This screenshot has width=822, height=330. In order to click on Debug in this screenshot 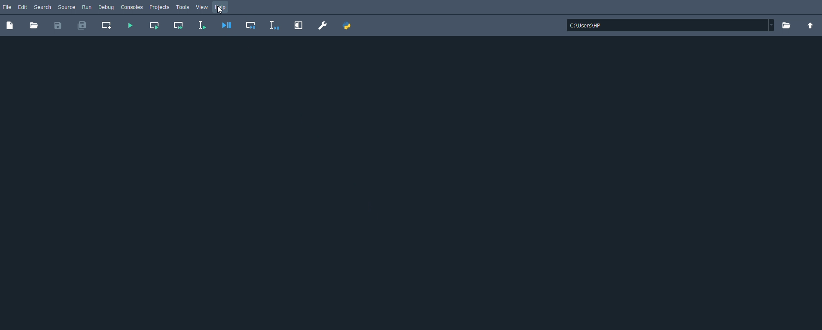, I will do `click(108, 7)`.